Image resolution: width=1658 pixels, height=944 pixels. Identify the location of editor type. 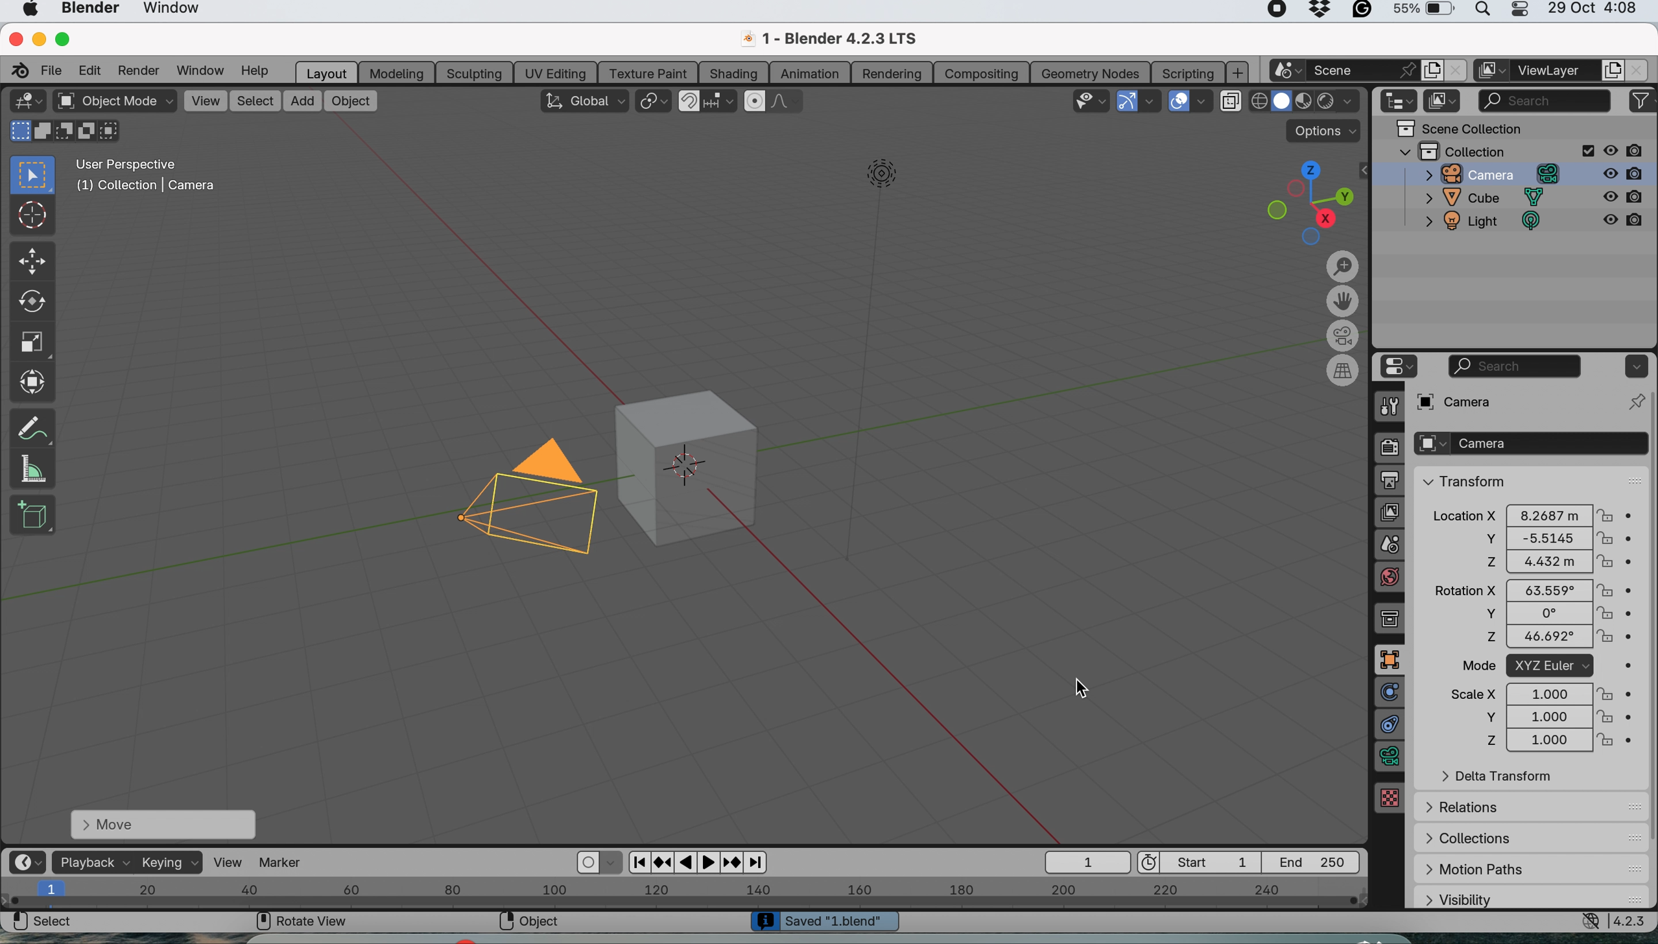
(1395, 366).